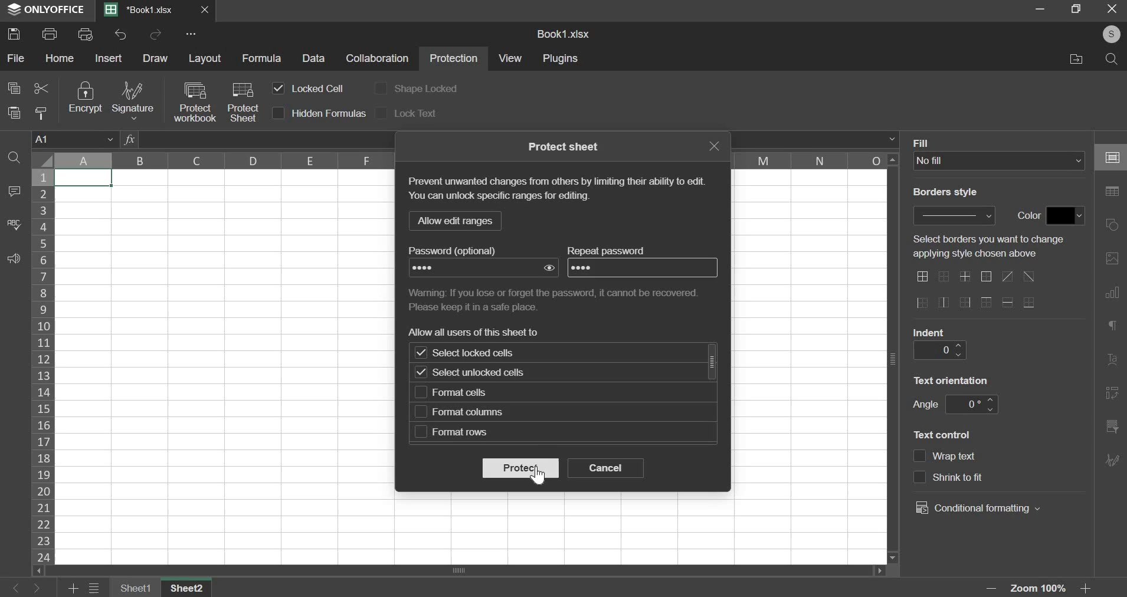  What do you see at coordinates (956, 215) in the screenshot?
I see `border style` at bounding box center [956, 215].